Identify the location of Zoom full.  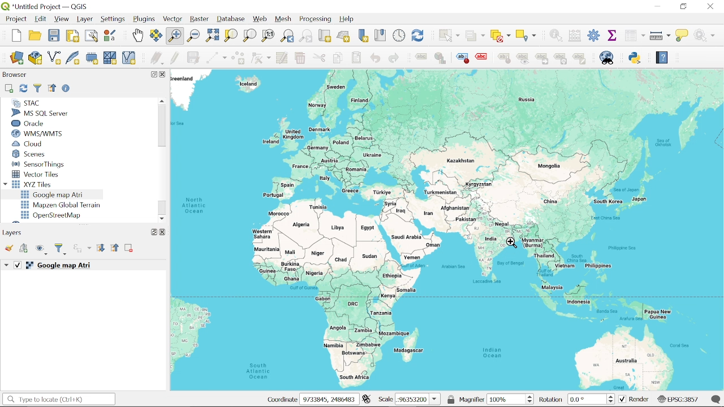
(212, 36).